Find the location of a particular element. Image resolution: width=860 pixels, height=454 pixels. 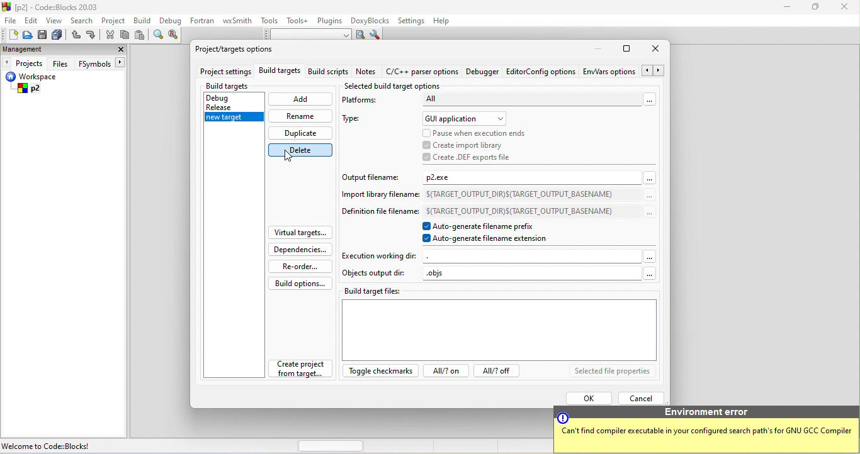

c/c++ parser option is located at coordinates (422, 72).